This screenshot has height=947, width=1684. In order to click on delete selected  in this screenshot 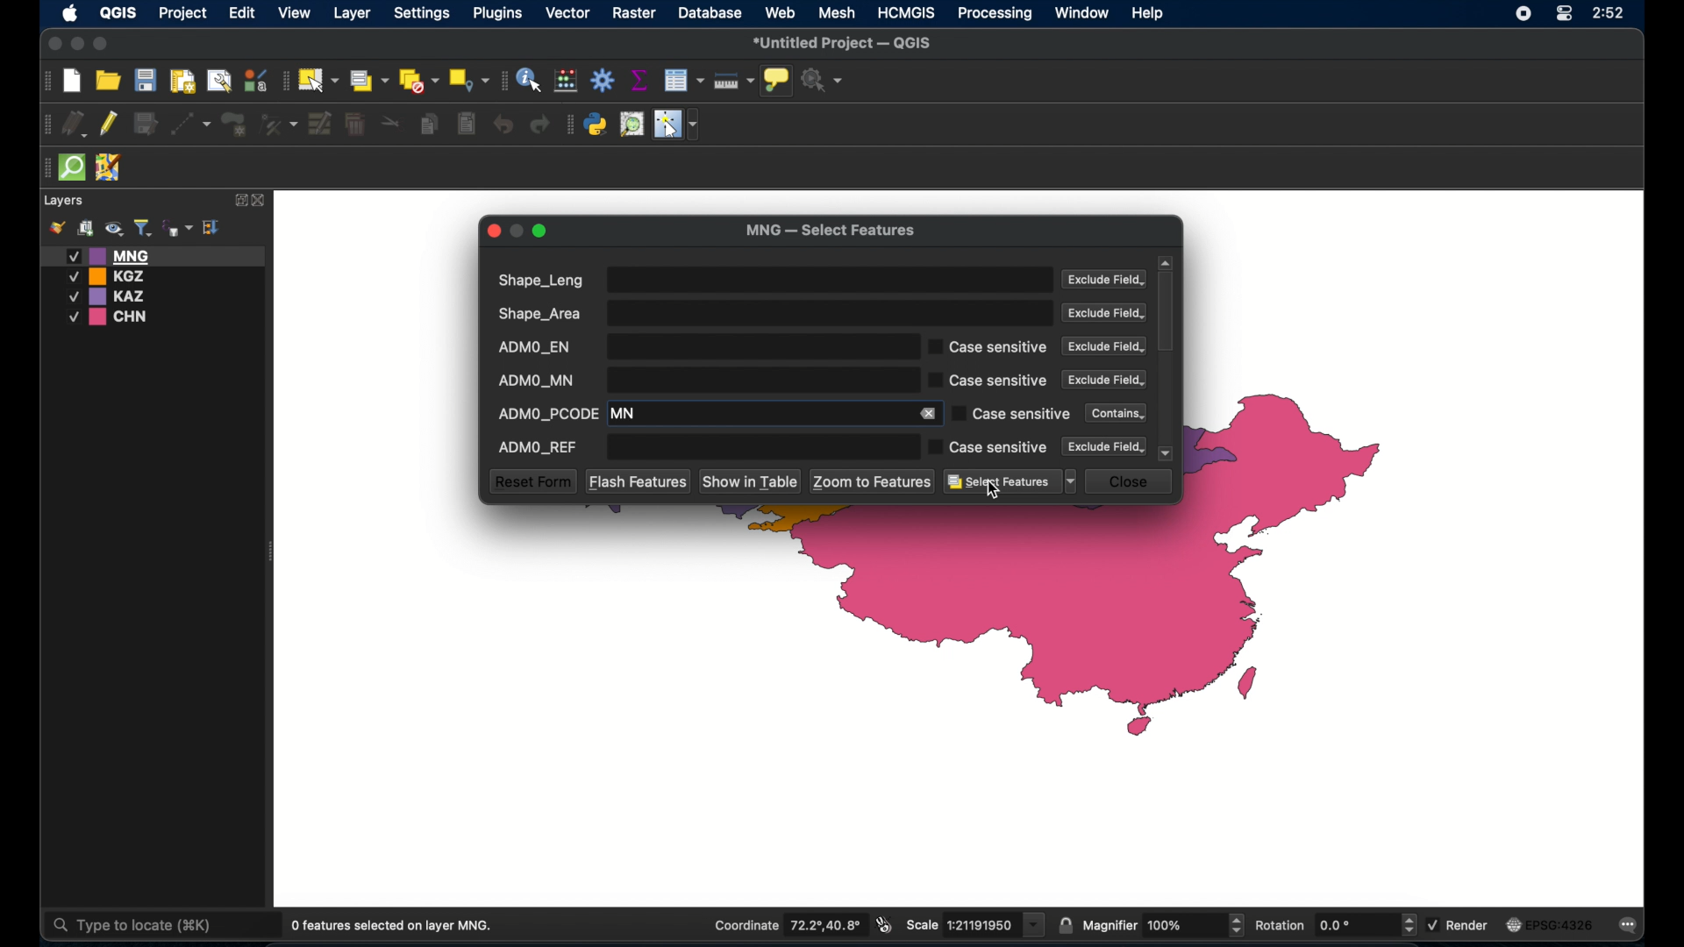, I will do `click(357, 125)`.